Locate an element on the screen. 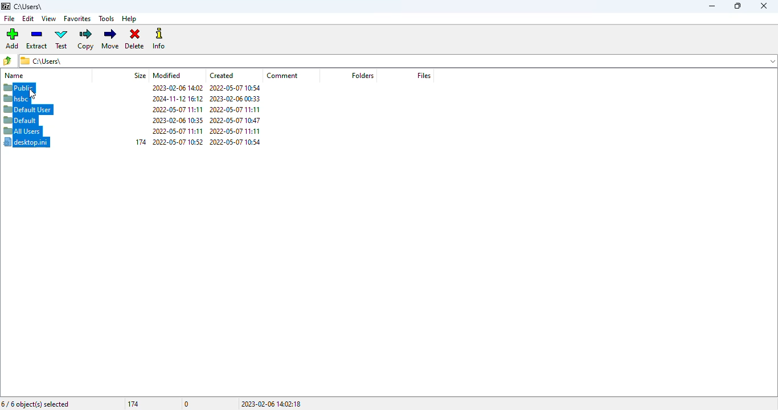 This screenshot has width=778, height=410. 2024-11-12 16:12 is located at coordinates (172, 99).